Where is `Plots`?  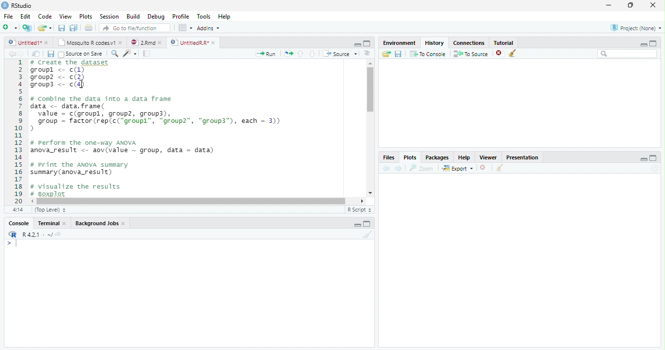 Plots is located at coordinates (409, 157).